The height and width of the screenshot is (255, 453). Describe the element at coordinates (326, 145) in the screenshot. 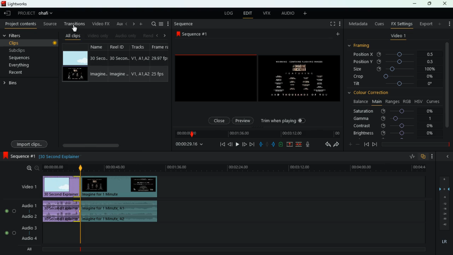

I see `back` at that location.